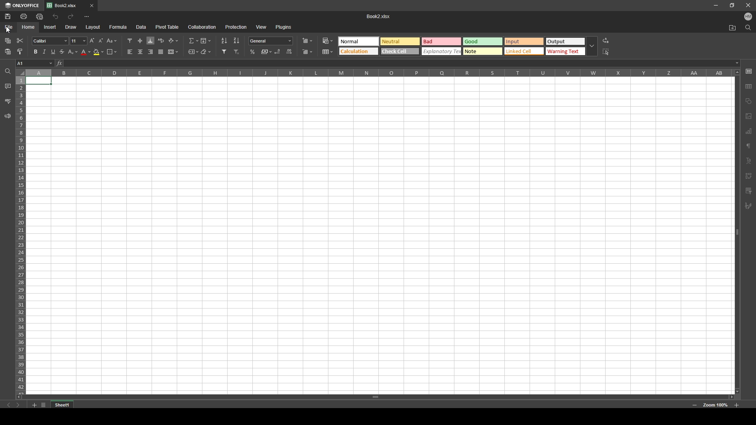 The width and height of the screenshot is (756, 425). I want to click on fill, so click(206, 41).